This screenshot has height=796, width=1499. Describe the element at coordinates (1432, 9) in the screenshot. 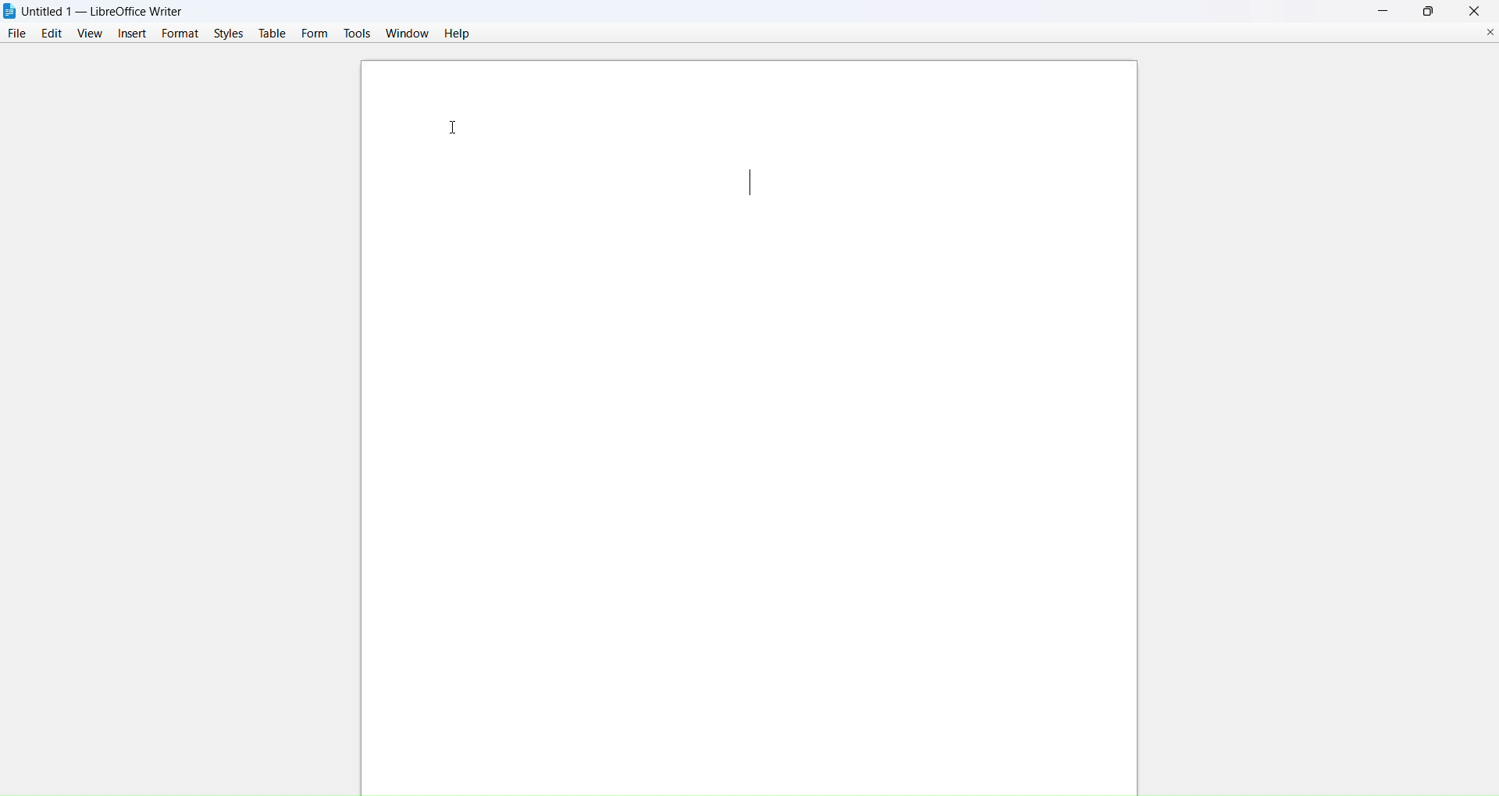

I see `maximize` at that location.